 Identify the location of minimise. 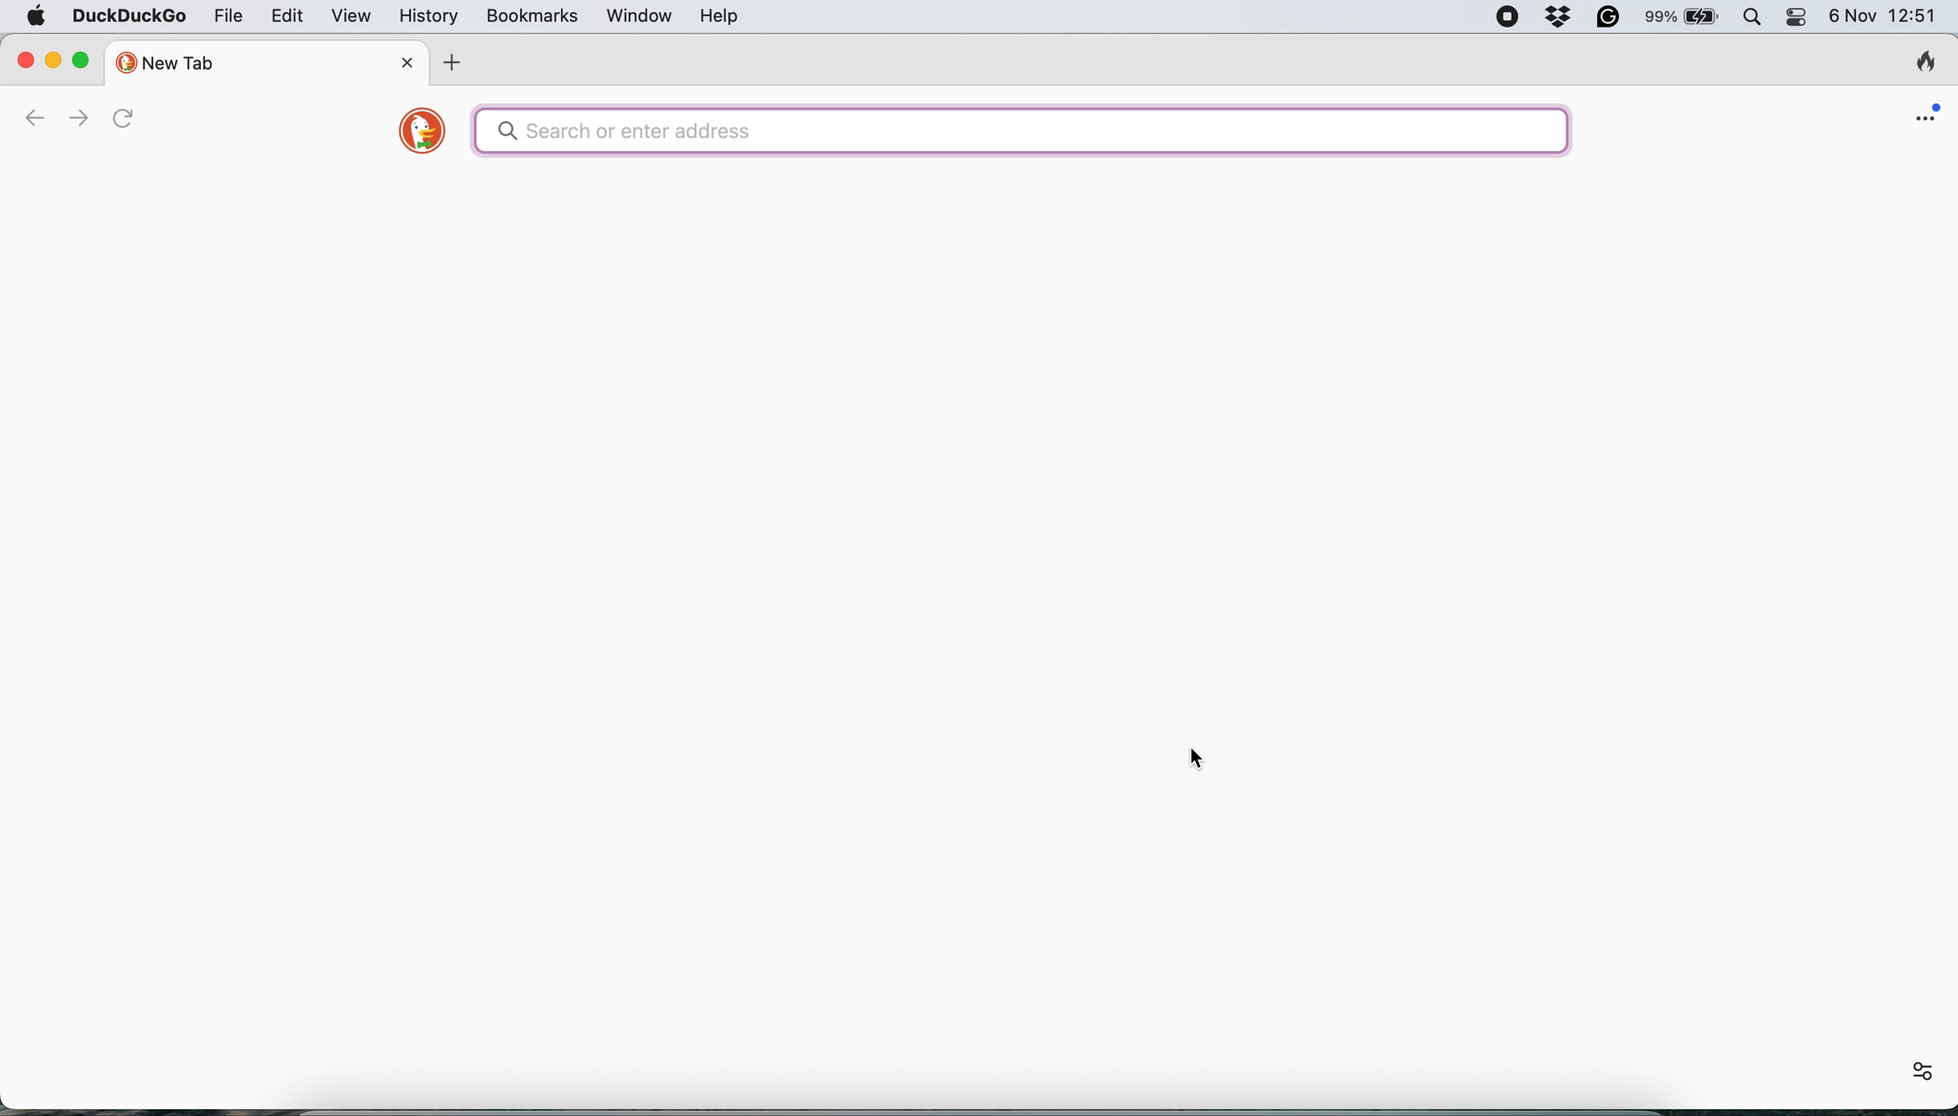
(55, 59).